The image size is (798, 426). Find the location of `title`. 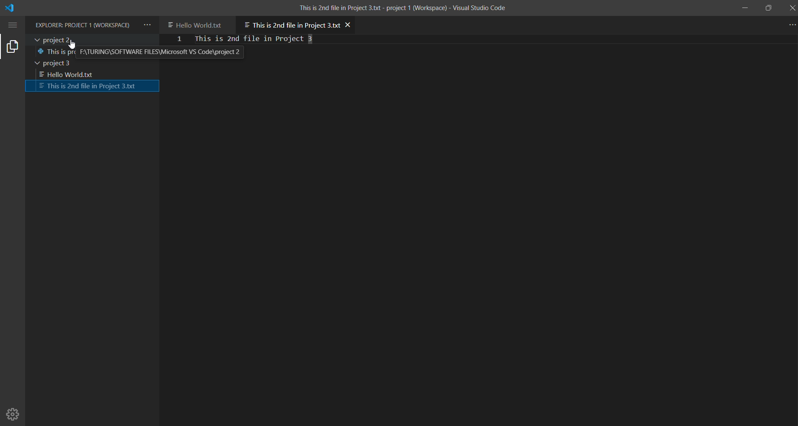

title is located at coordinates (402, 7).